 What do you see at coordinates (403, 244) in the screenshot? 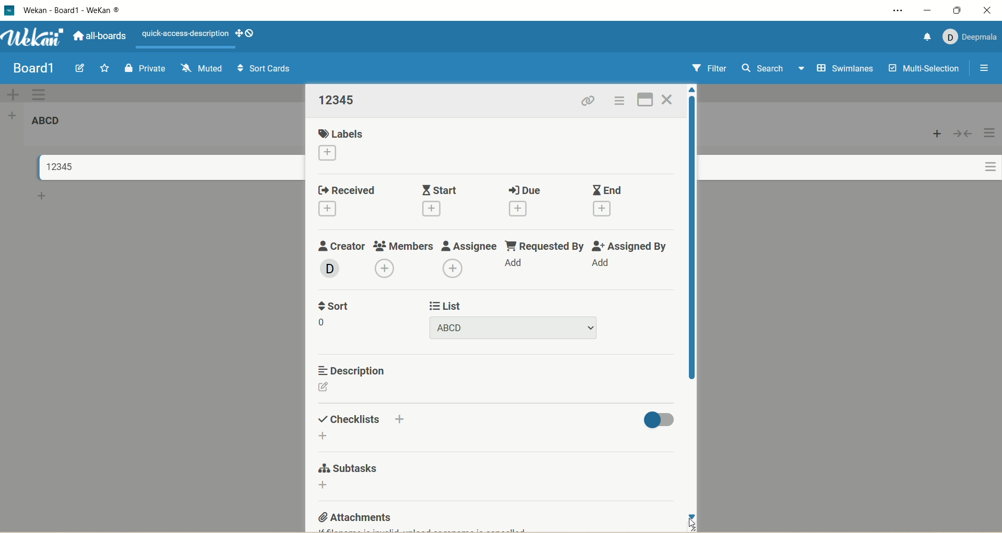
I see `members` at bounding box center [403, 244].